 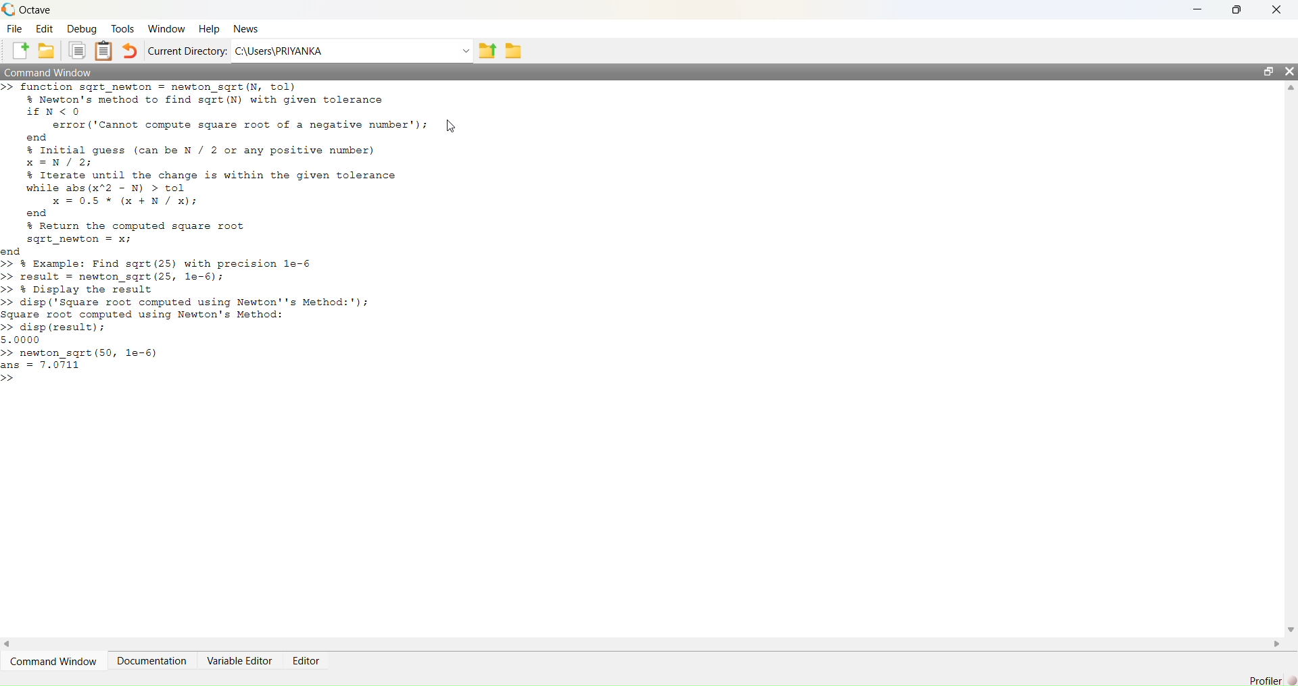 What do you see at coordinates (52, 73) in the screenshot?
I see `Command Window` at bounding box center [52, 73].